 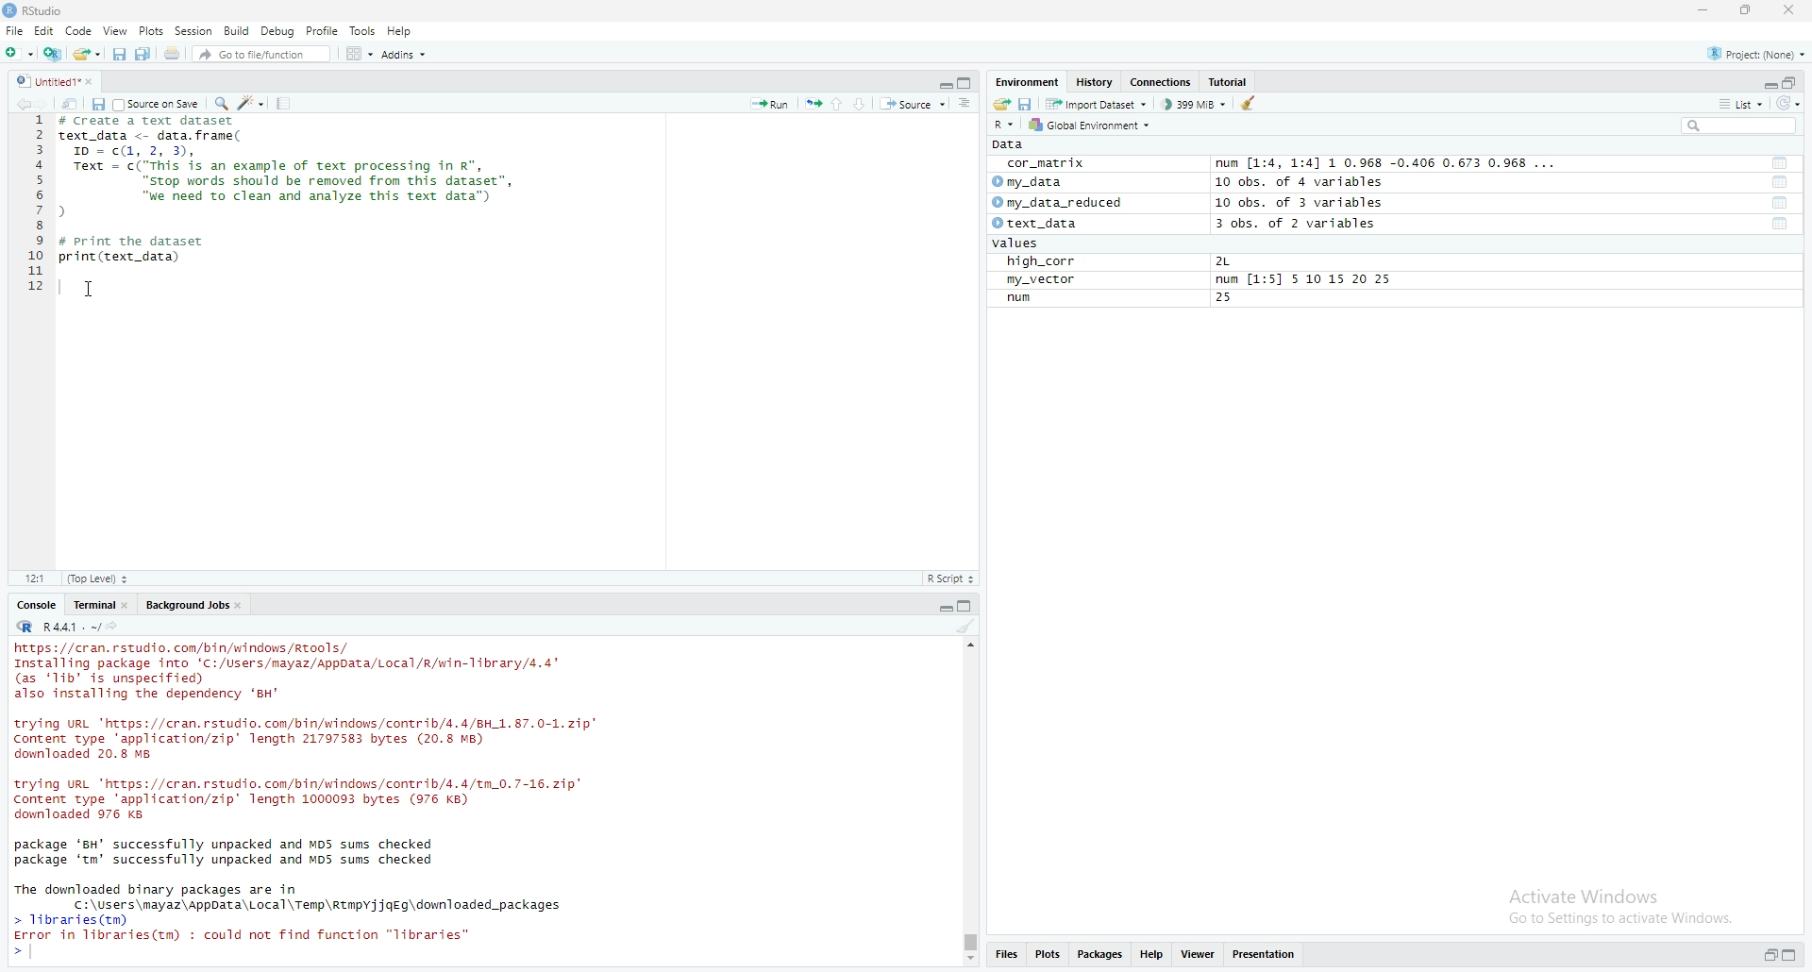 What do you see at coordinates (1198, 107) in the screenshot?
I see `399MB` at bounding box center [1198, 107].